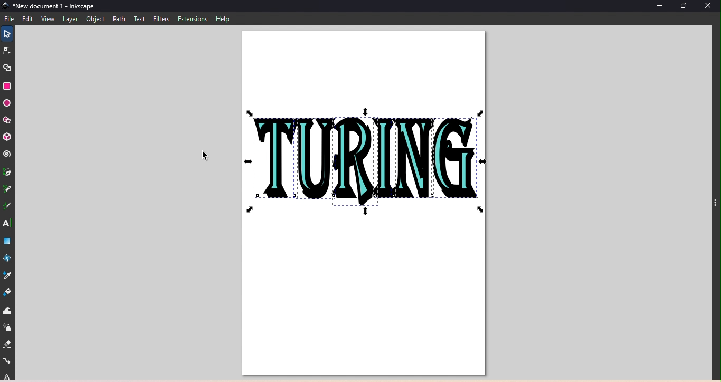  I want to click on Extensions, so click(192, 18).